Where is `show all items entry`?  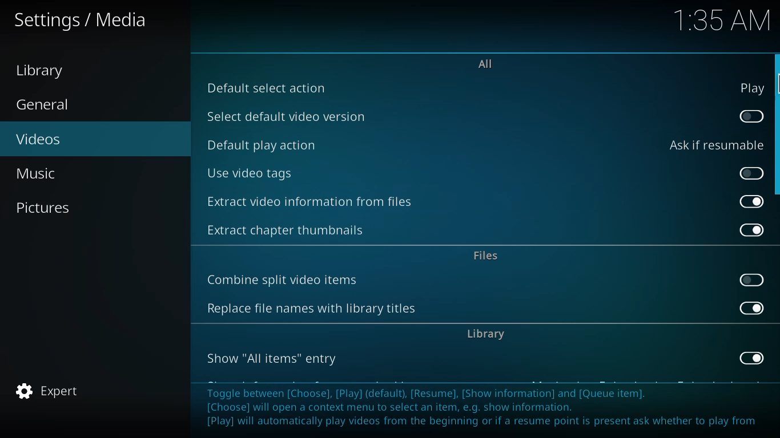 show all items entry is located at coordinates (274, 359).